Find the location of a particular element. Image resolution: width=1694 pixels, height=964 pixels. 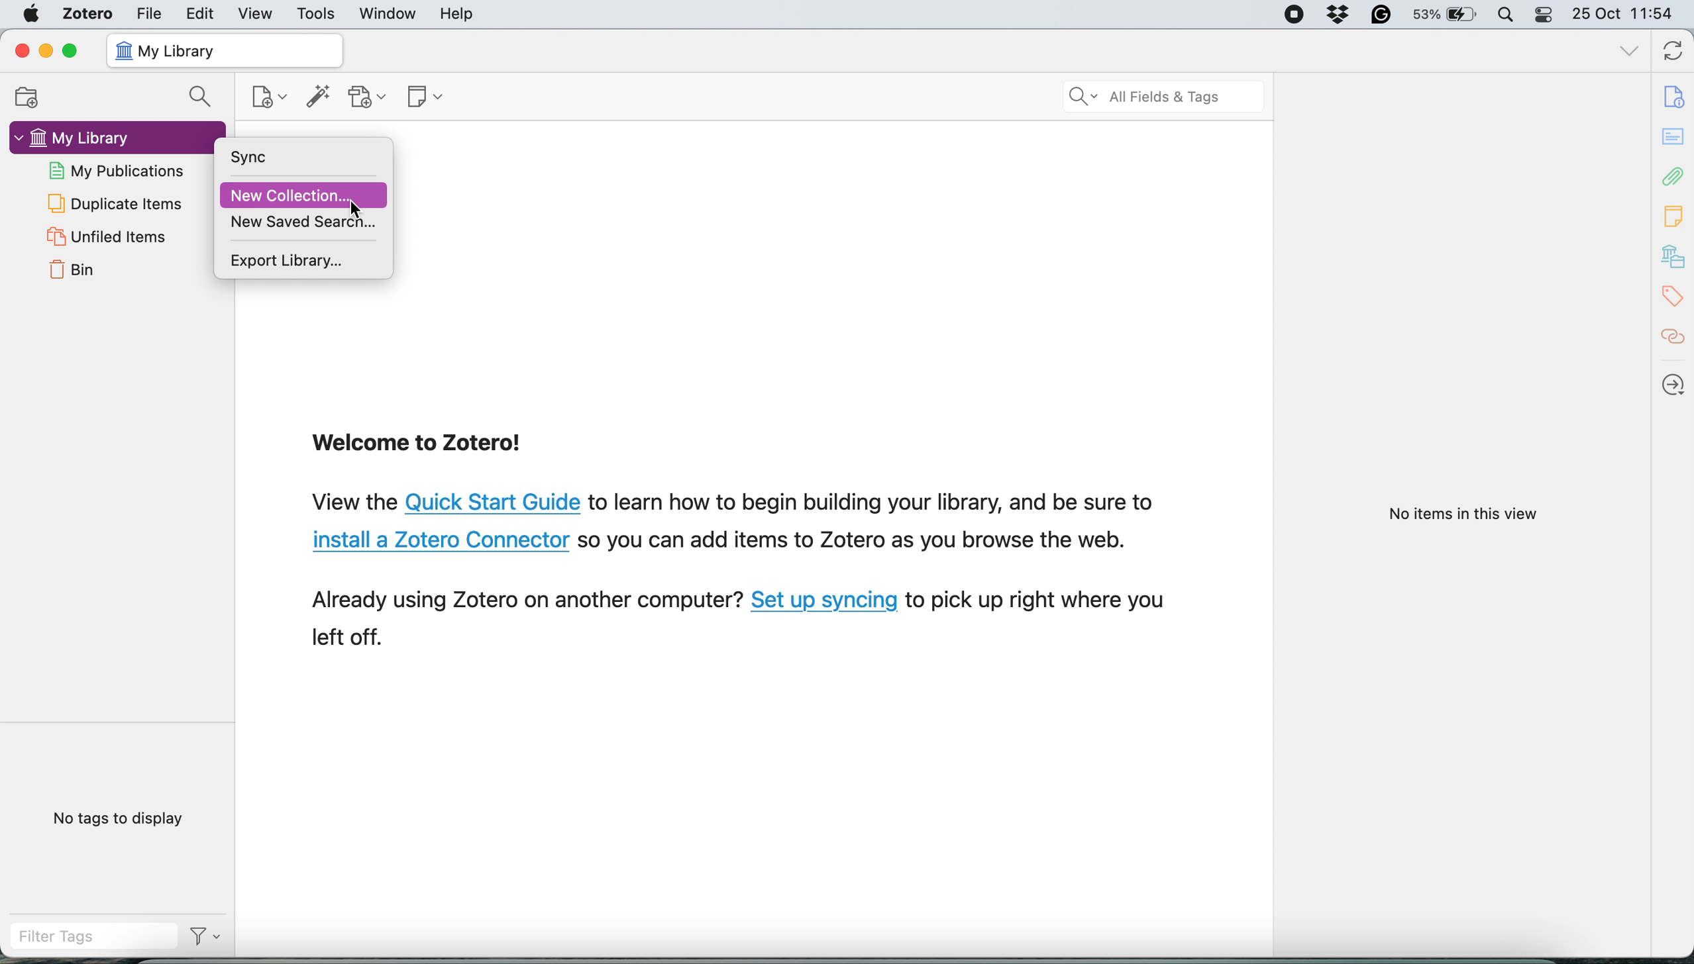

new note is located at coordinates (424, 98).